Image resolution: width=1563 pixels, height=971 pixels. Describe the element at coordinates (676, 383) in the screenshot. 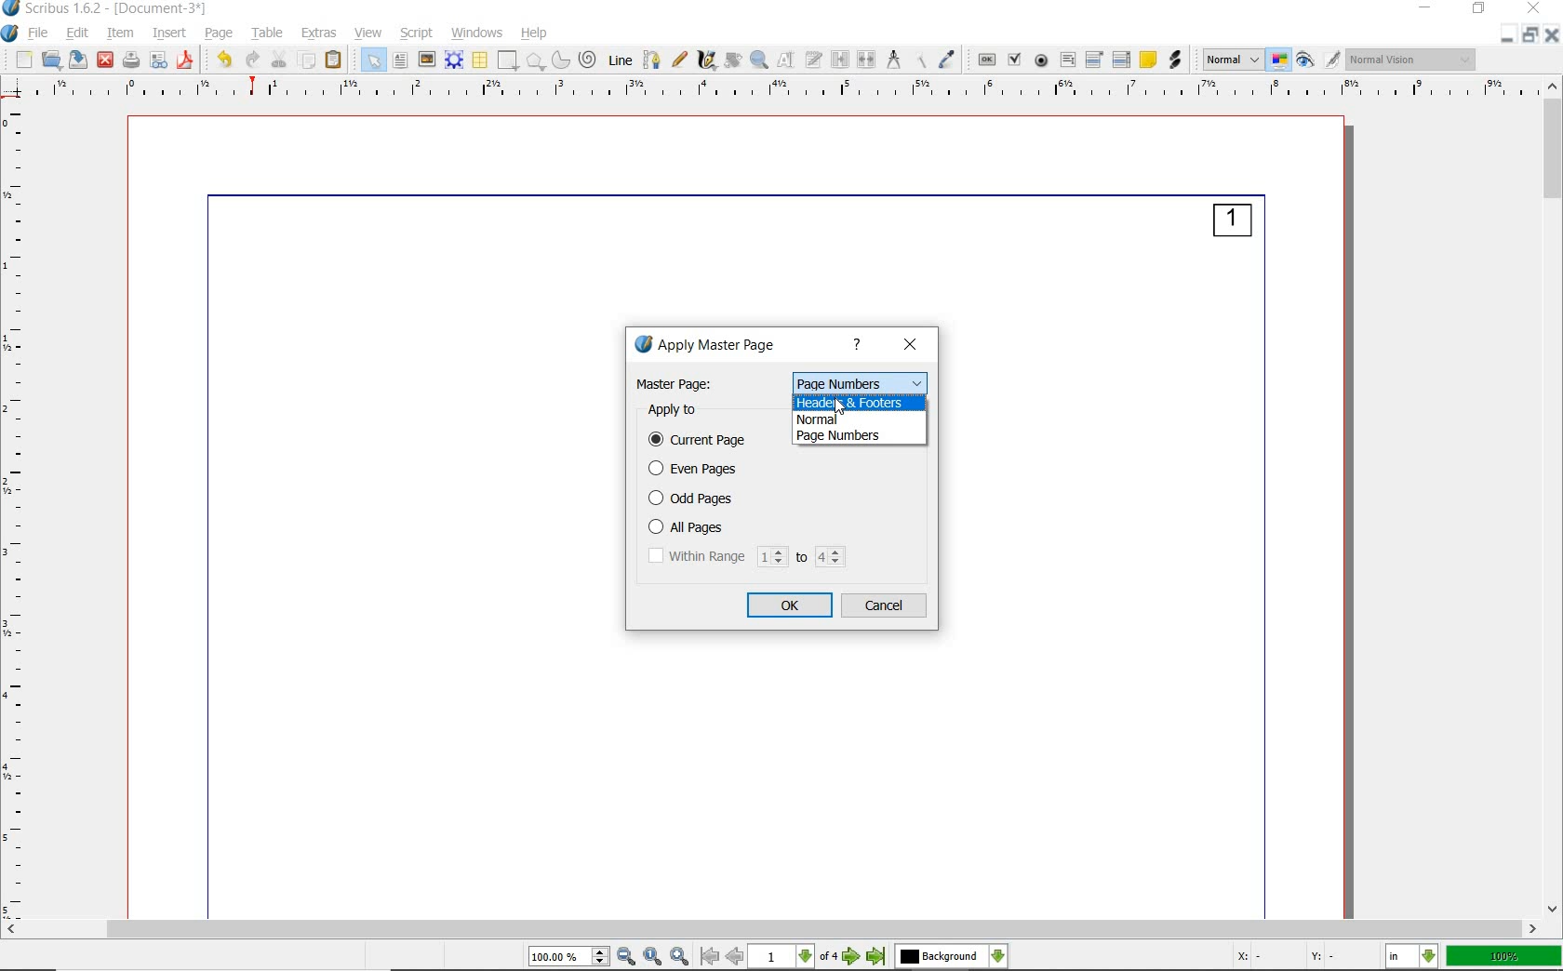

I see `Master page` at that location.